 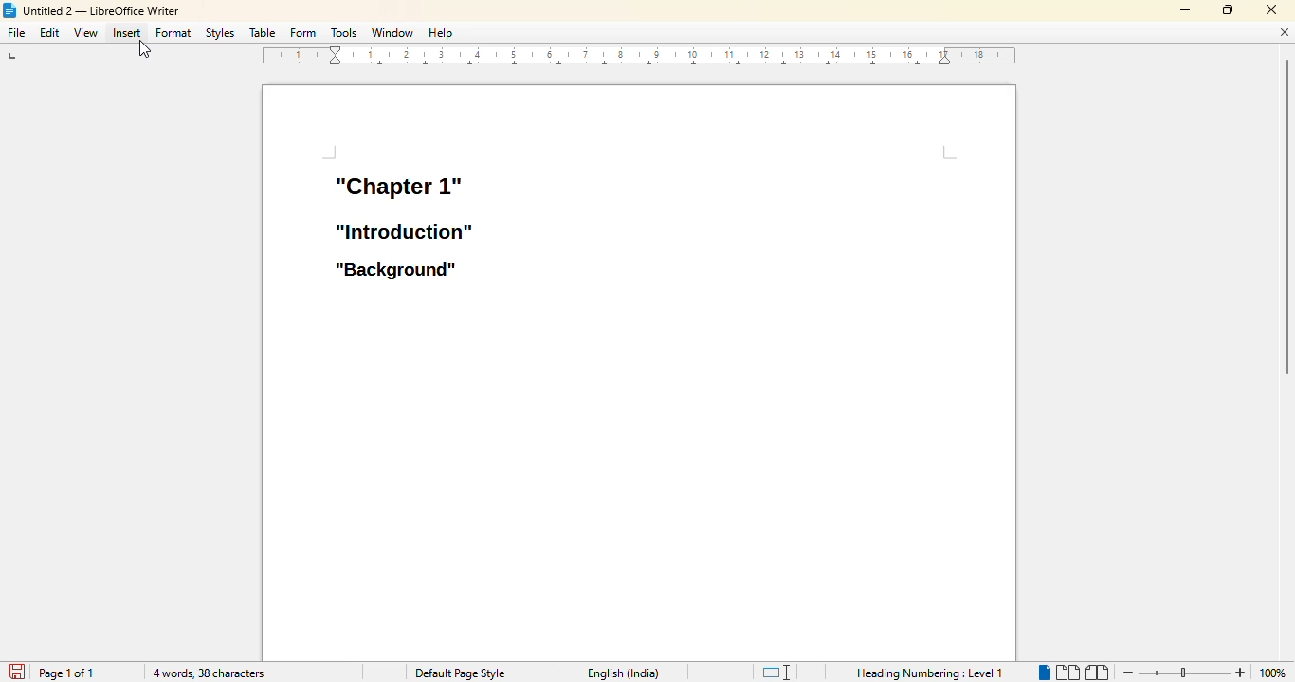 I want to click on 4 words, 38 characters, so click(x=209, y=673).